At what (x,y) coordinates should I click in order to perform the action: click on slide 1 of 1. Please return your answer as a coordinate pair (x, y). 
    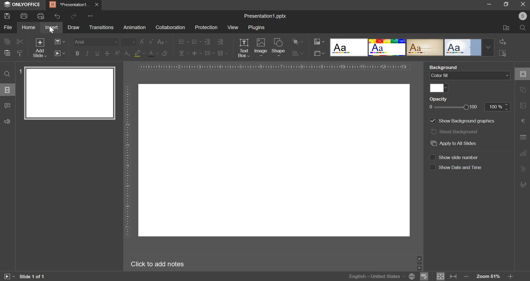
    Looking at the image, I should click on (32, 277).